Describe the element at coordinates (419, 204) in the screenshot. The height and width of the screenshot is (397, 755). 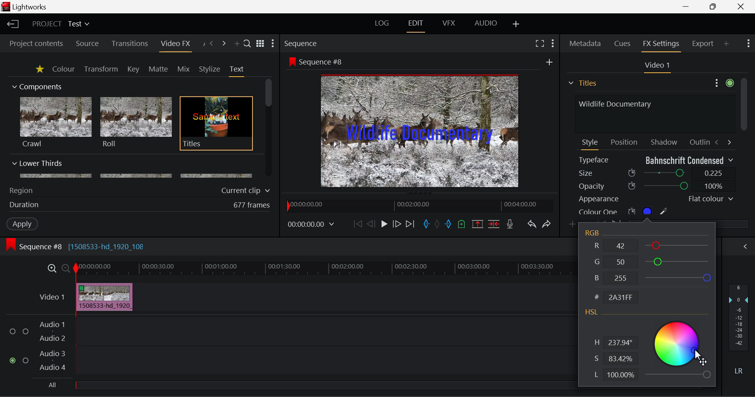
I see `Project Timeline Navigator` at that location.